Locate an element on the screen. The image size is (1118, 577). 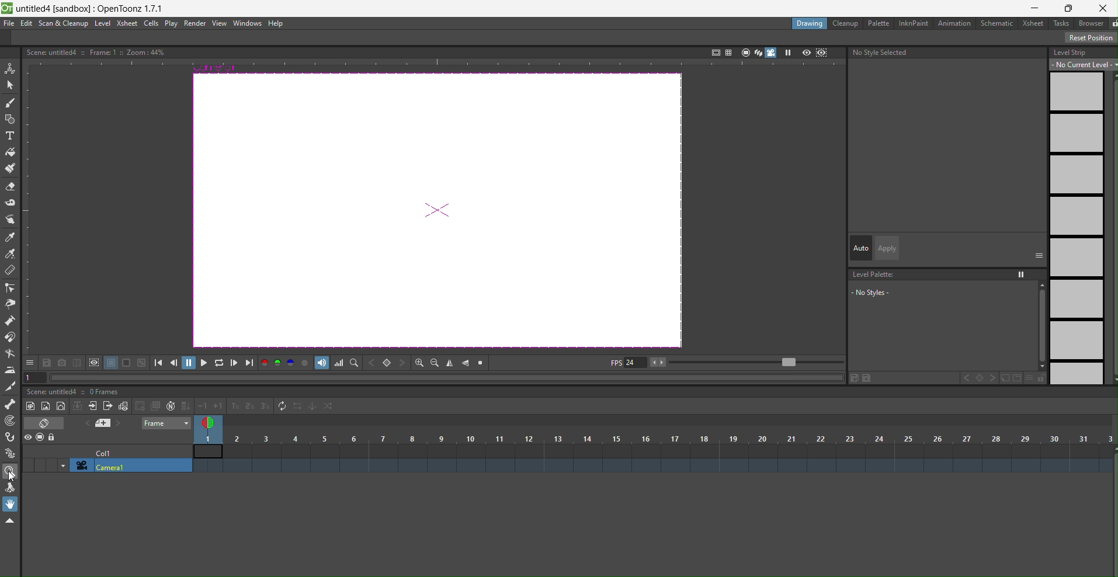
next sub xsheey is located at coordinates (108, 407).